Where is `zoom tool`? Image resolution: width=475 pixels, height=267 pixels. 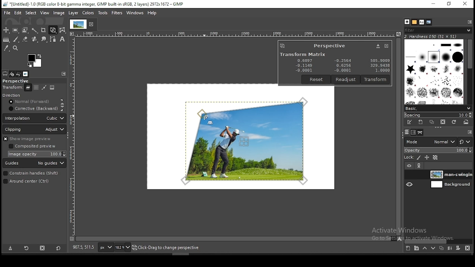
zoom tool is located at coordinates (16, 49).